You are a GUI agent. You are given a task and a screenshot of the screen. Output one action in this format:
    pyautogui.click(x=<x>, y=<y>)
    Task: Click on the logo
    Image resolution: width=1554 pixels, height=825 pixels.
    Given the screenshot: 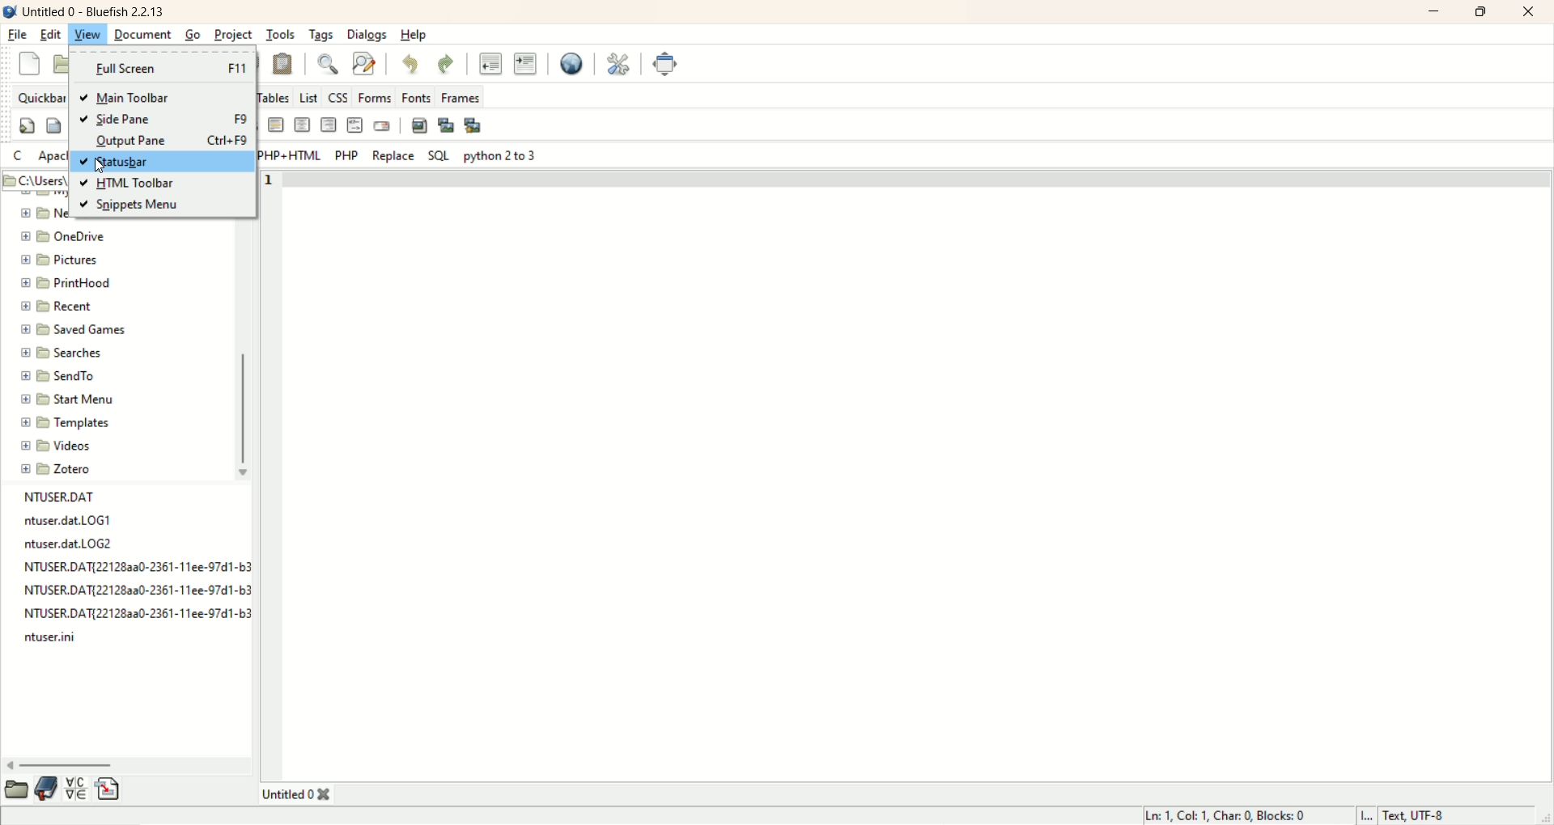 What is the action you would take?
    pyautogui.click(x=10, y=11)
    